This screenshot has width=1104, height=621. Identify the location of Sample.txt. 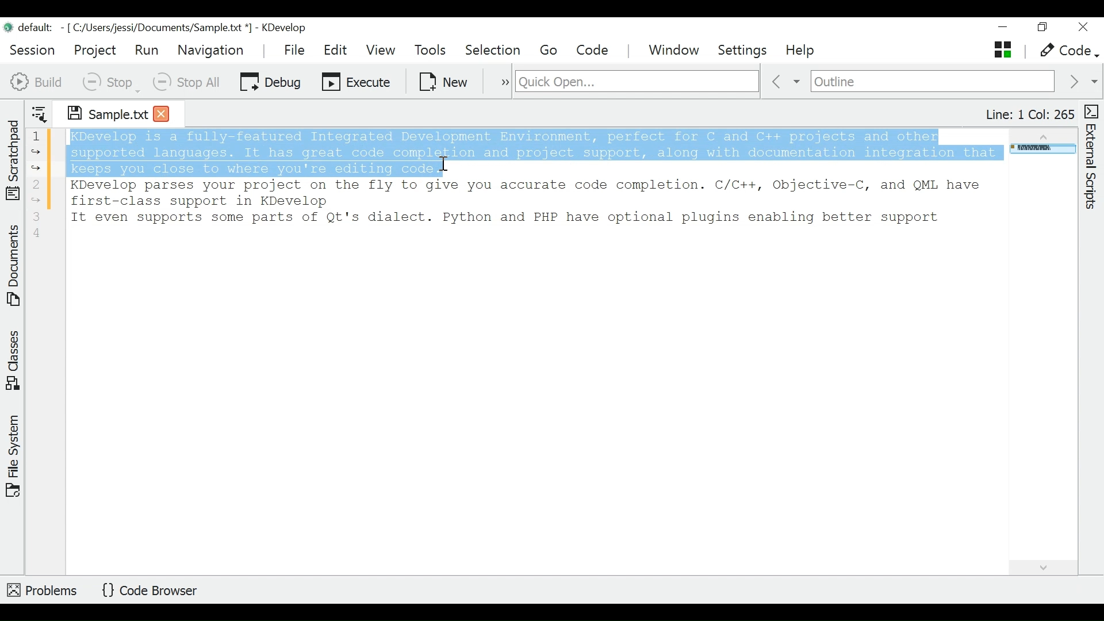
(99, 112).